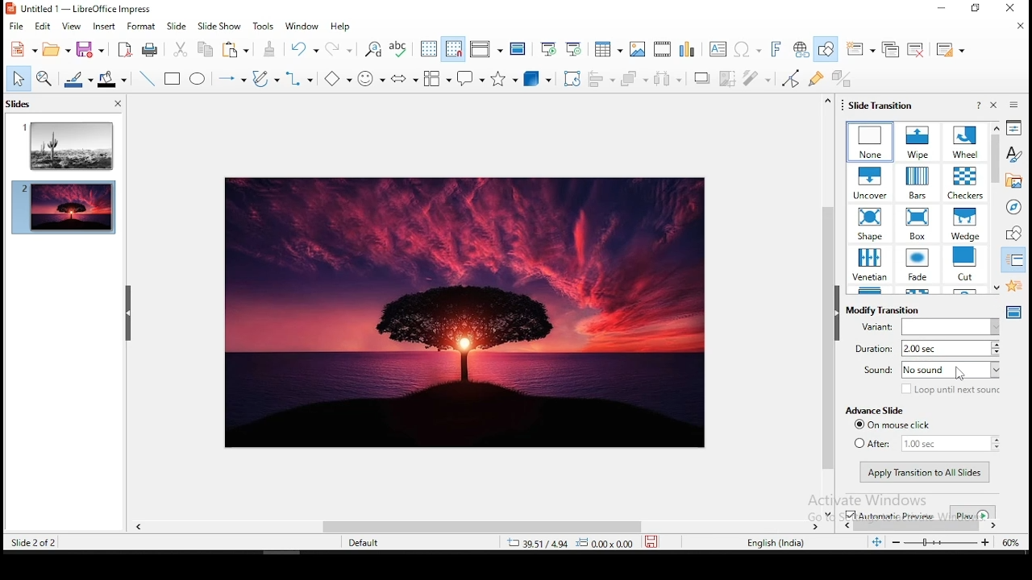  Describe the element at coordinates (841, 77) in the screenshot. I see `toggle extrusiuon` at that location.